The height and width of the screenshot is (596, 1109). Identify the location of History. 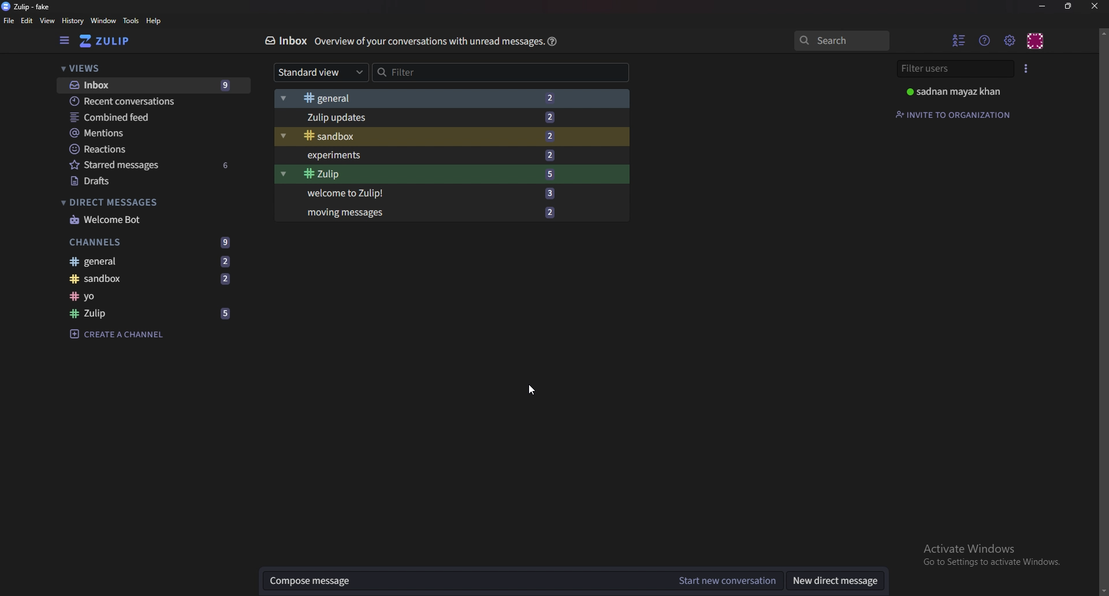
(73, 20).